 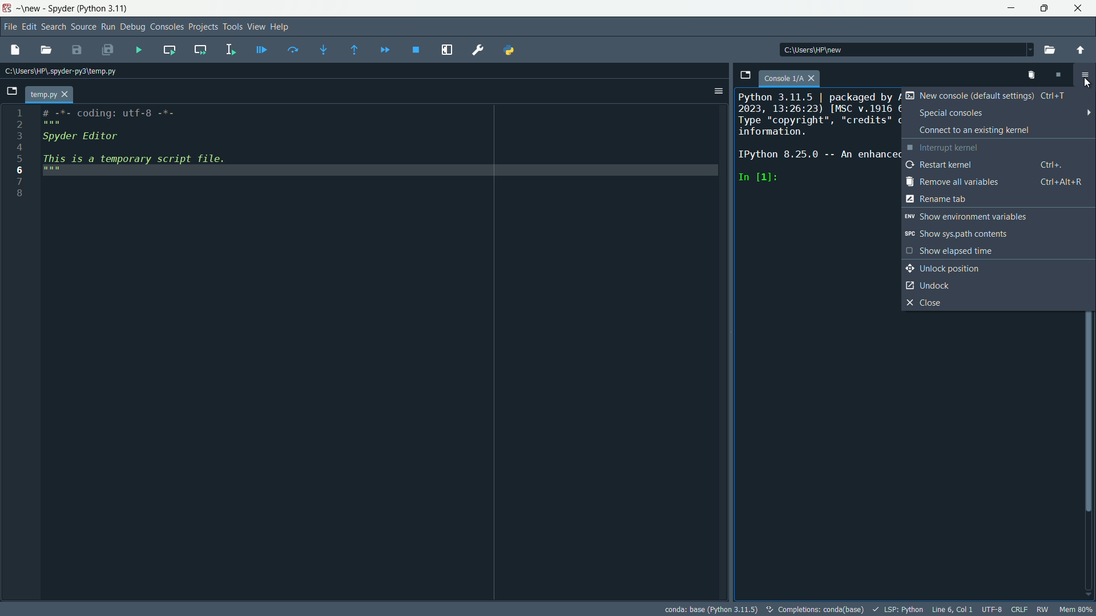 What do you see at coordinates (999, 199) in the screenshot?
I see `Rename tab` at bounding box center [999, 199].